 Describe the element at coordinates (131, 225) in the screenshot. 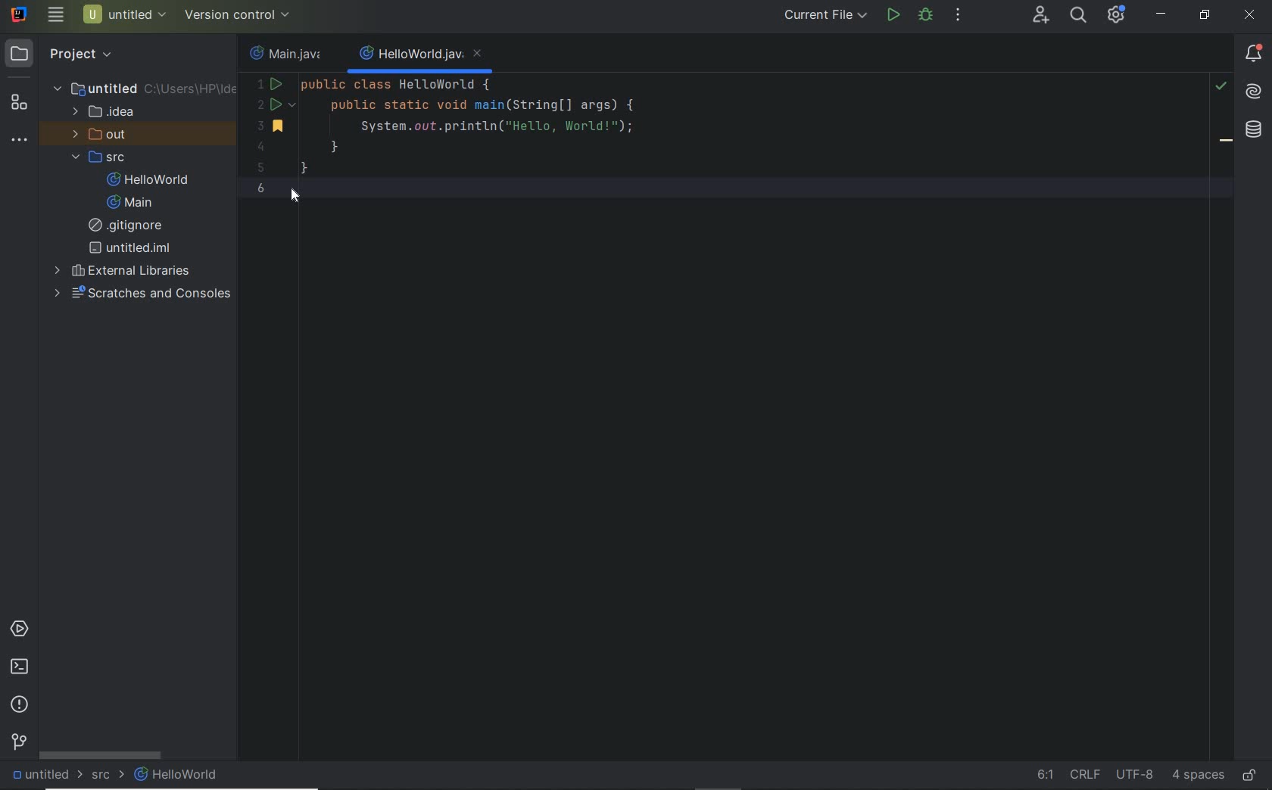

I see `gitignore` at that location.